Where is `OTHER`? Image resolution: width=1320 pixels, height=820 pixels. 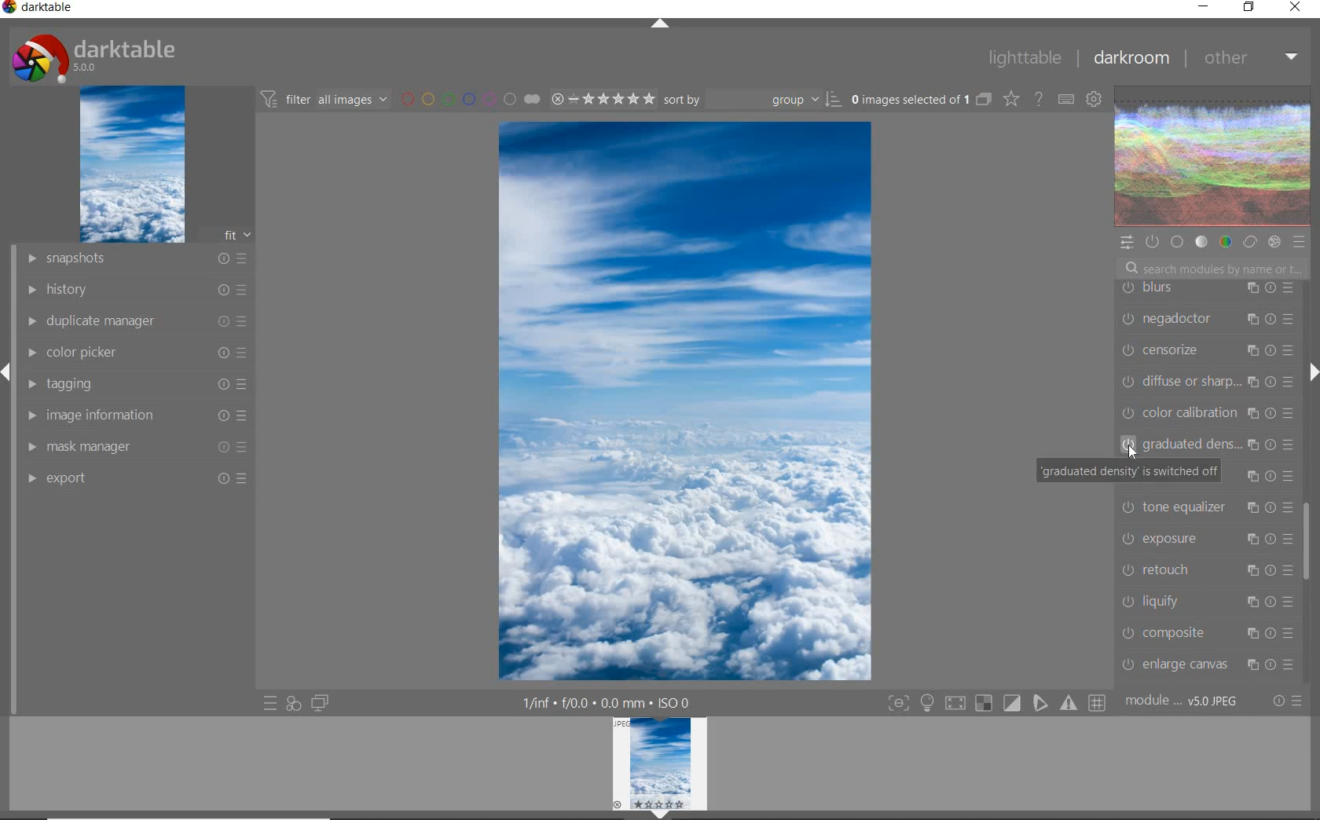
OTHER is located at coordinates (1248, 60).